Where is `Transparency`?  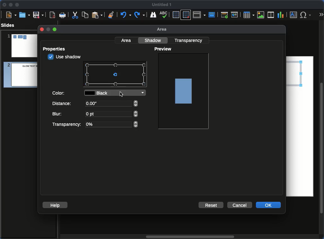 Transparency is located at coordinates (189, 40).